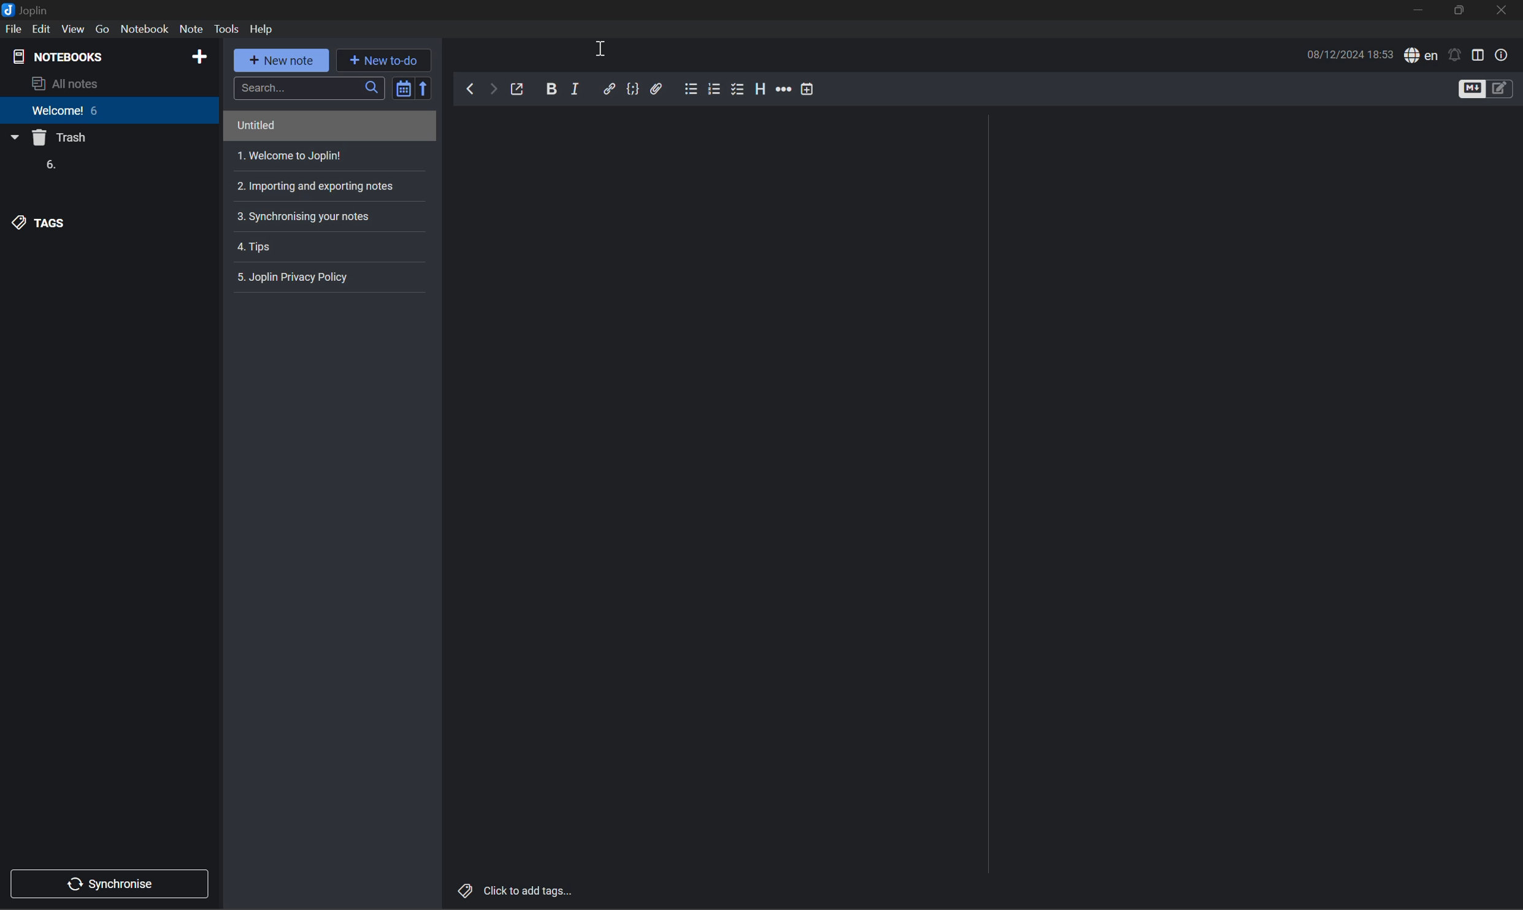 The image size is (1523, 910). I want to click on All notes, so click(69, 84).